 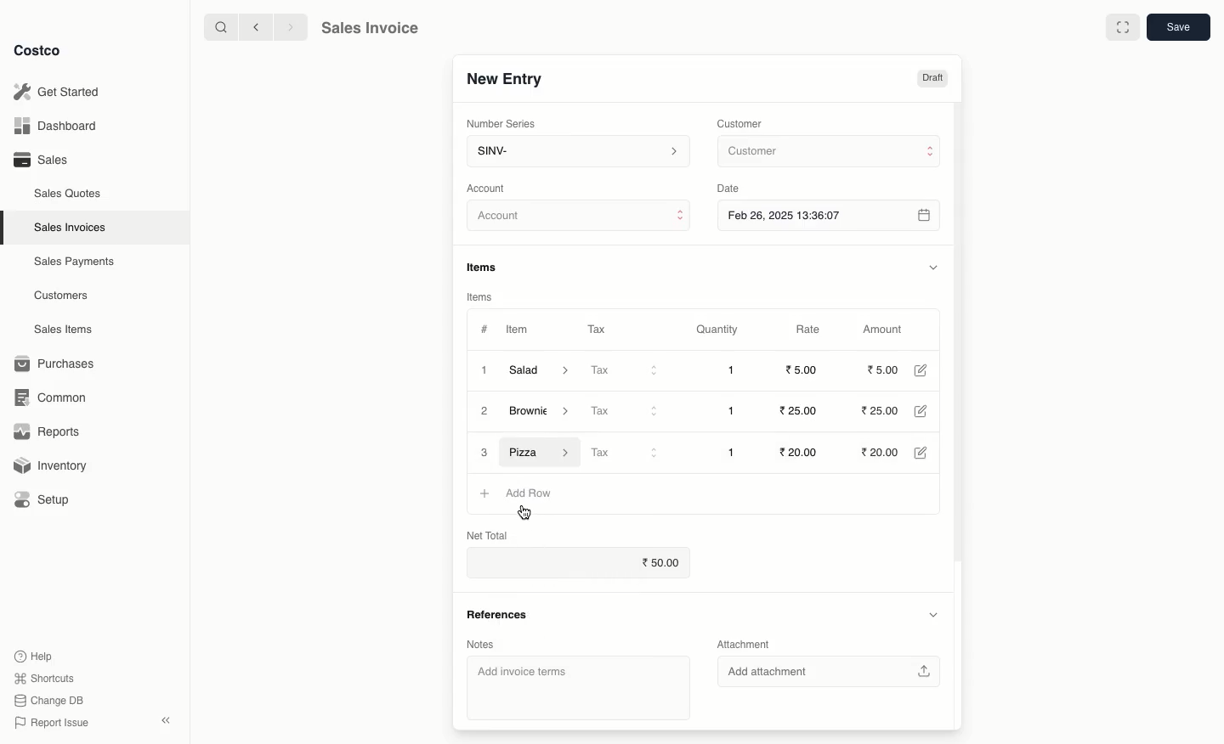 I want to click on 50.00, so click(x=664, y=563).